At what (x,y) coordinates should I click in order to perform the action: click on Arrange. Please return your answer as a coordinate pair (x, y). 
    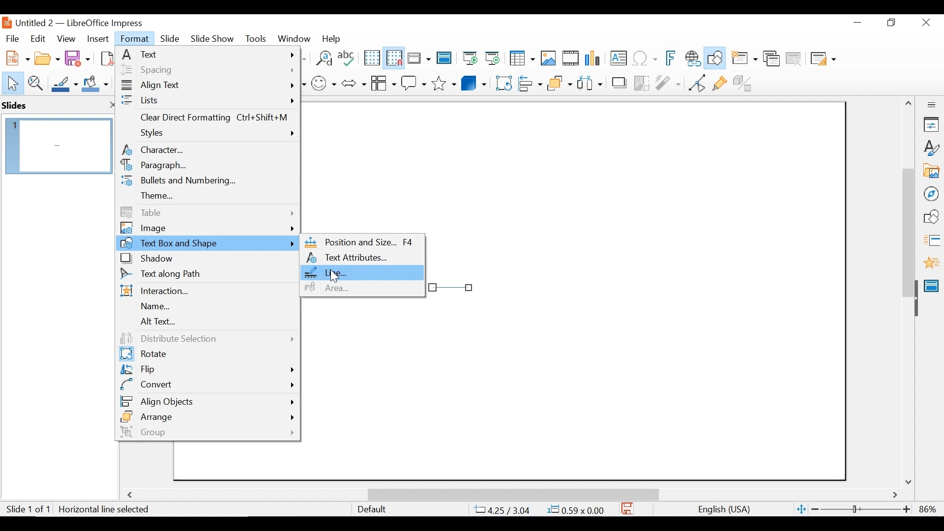
    Looking at the image, I should click on (558, 82).